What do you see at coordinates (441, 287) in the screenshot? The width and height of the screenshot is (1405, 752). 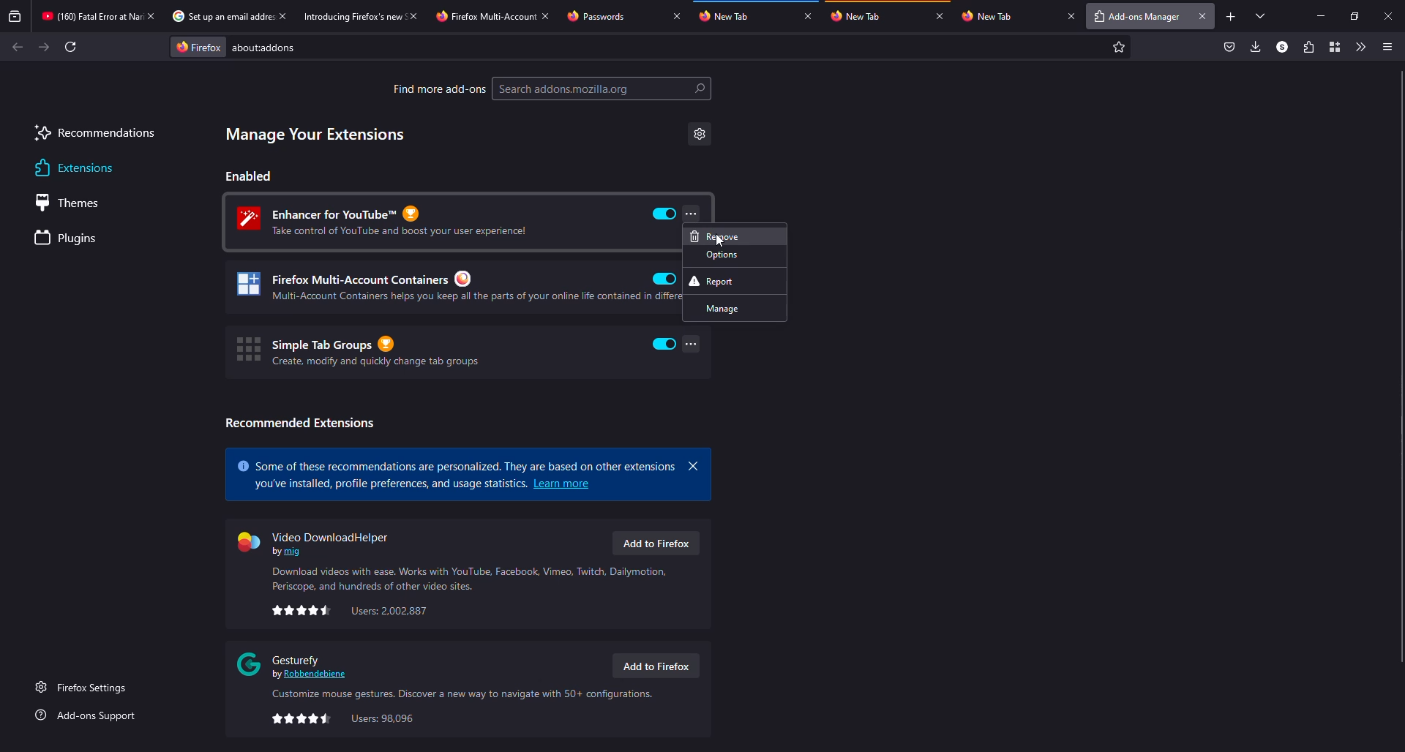 I see `multi-account` at bounding box center [441, 287].